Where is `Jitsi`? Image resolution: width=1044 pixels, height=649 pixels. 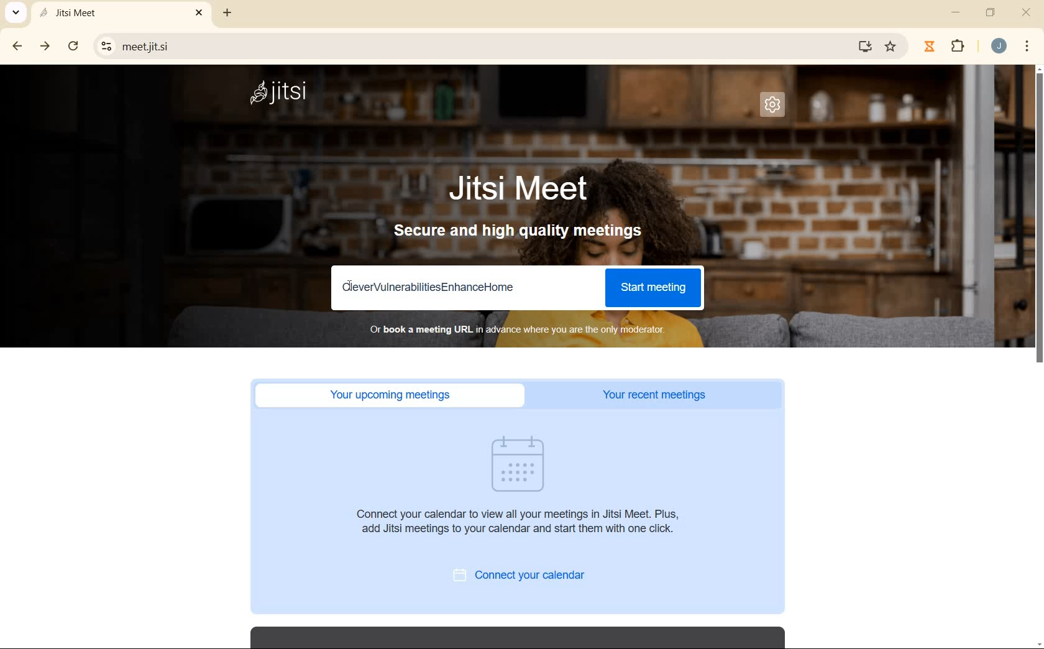
Jitsi is located at coordinates (279, 94).